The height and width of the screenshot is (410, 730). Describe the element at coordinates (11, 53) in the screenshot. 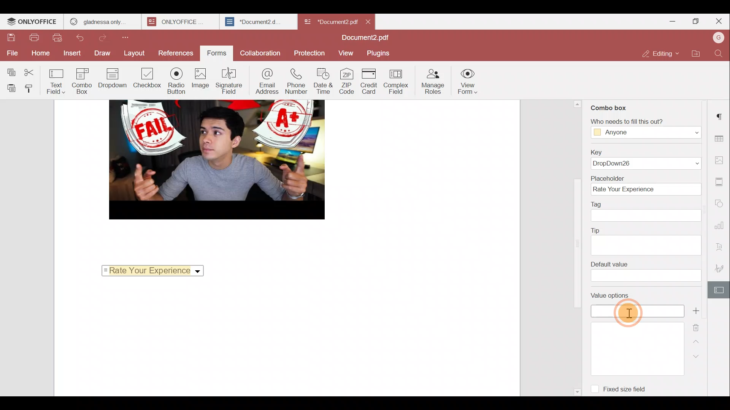

I see `File` at that location.